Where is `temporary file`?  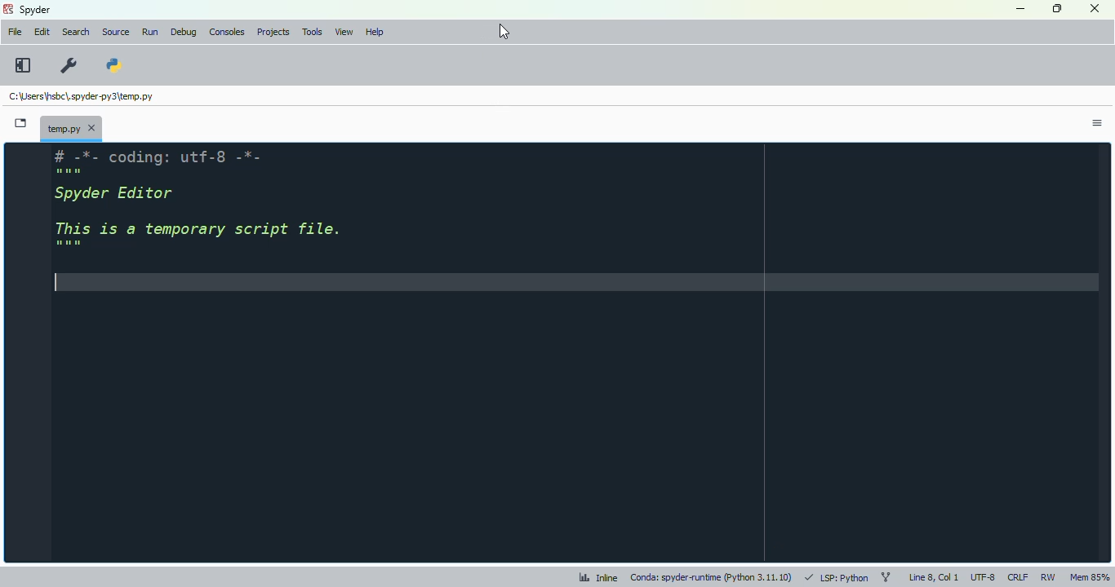 temporary file is located at coordinates (72, 127).